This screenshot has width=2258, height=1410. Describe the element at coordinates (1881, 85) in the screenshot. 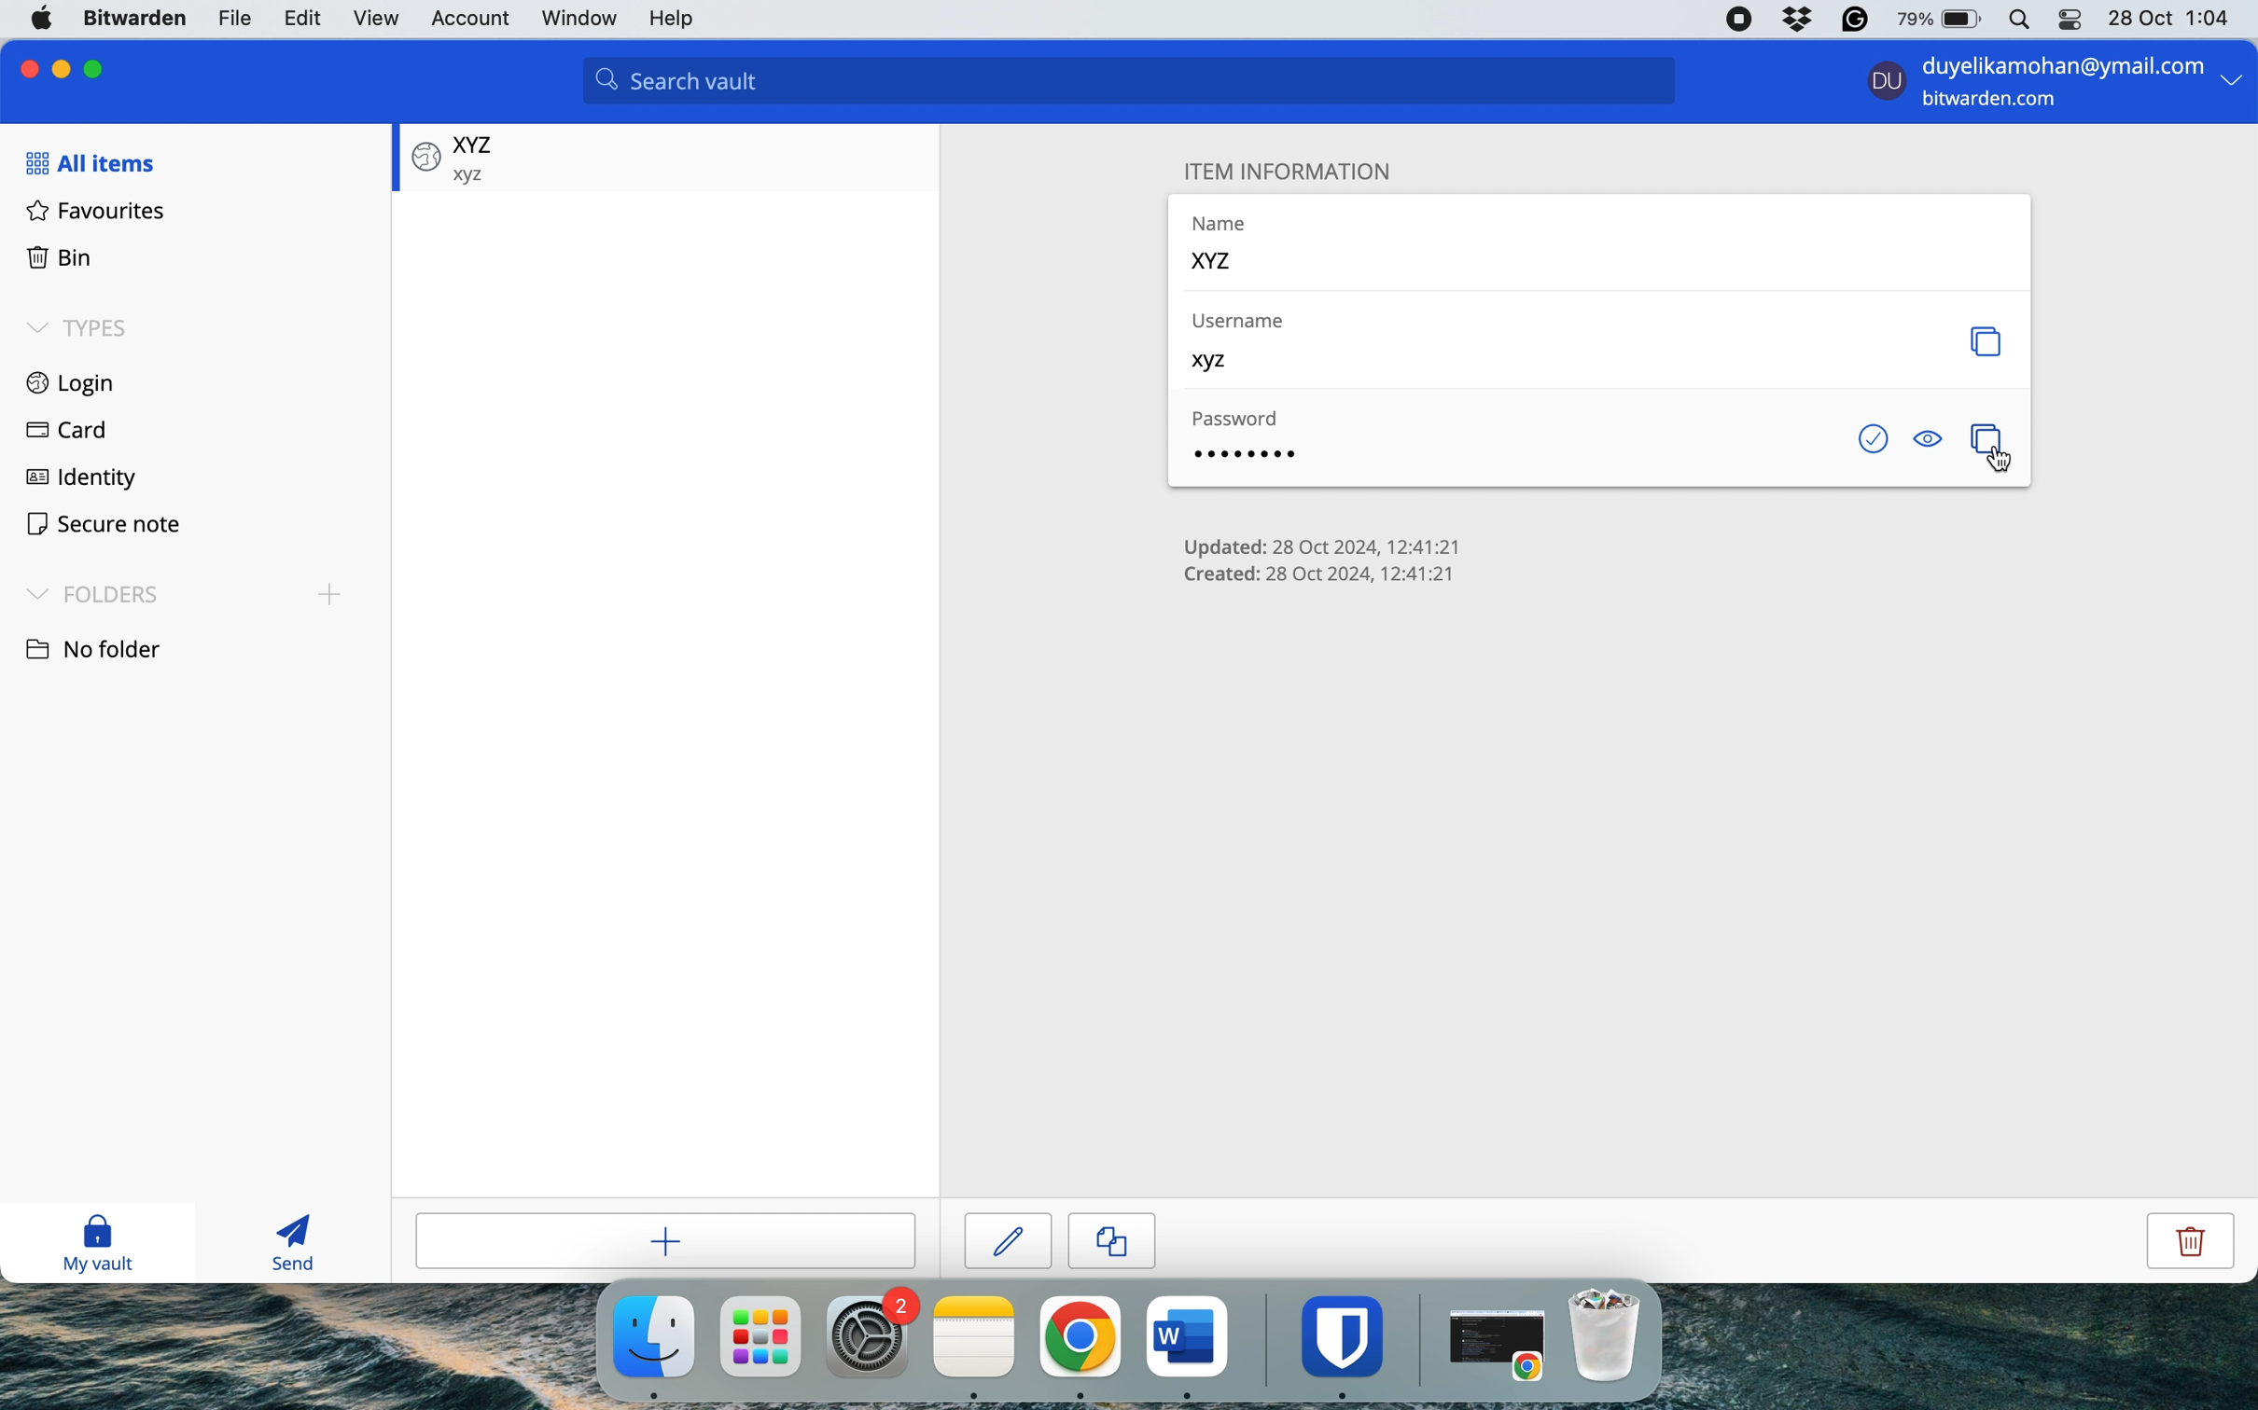

I see `user profile` at that location.